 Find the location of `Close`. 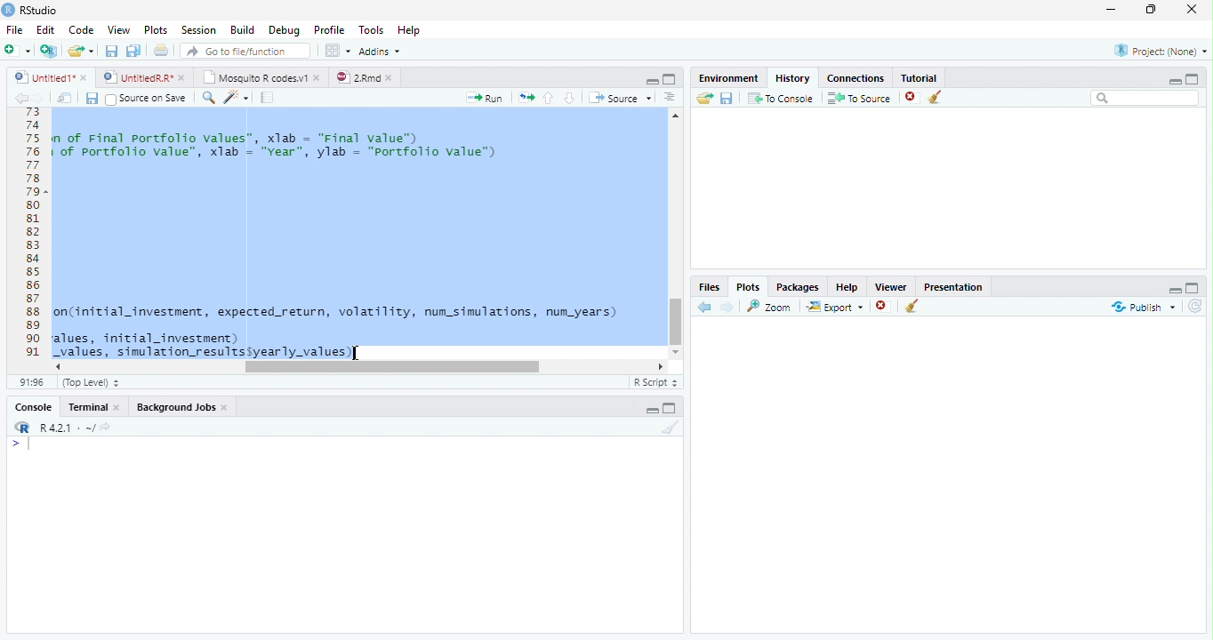

Close is located at coordinates (1193, 11).